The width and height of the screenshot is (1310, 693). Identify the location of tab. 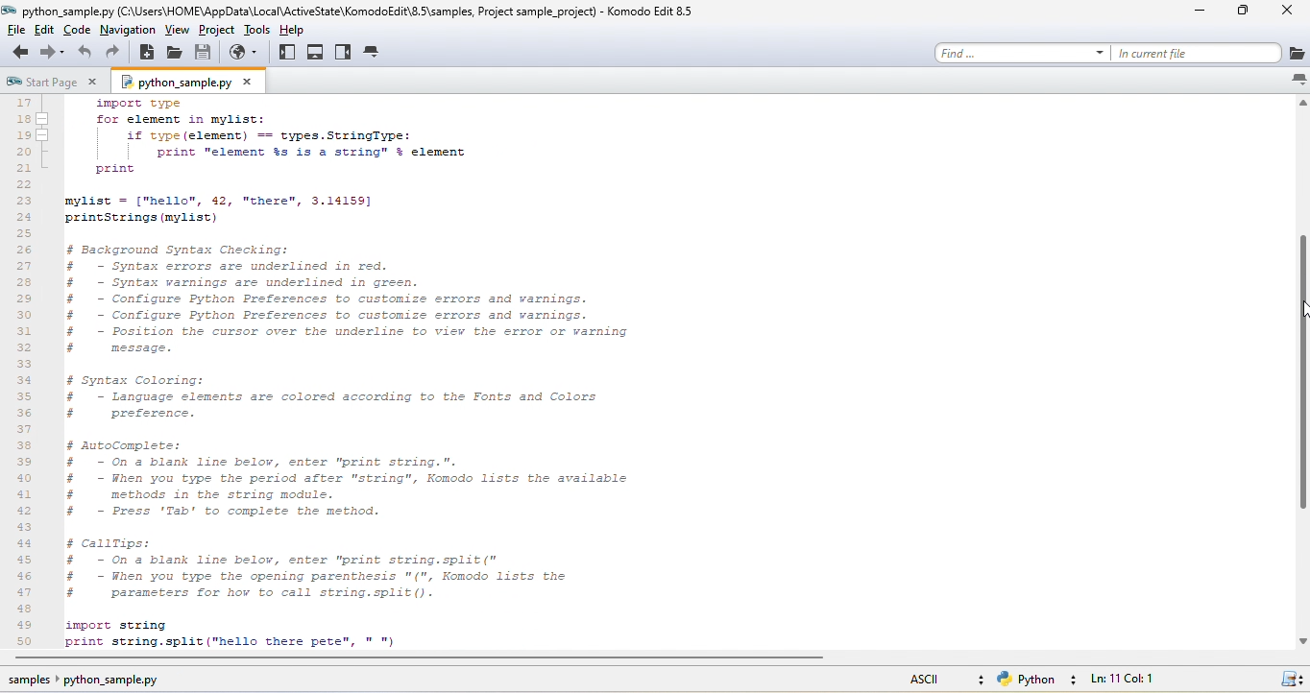
(374, 53).